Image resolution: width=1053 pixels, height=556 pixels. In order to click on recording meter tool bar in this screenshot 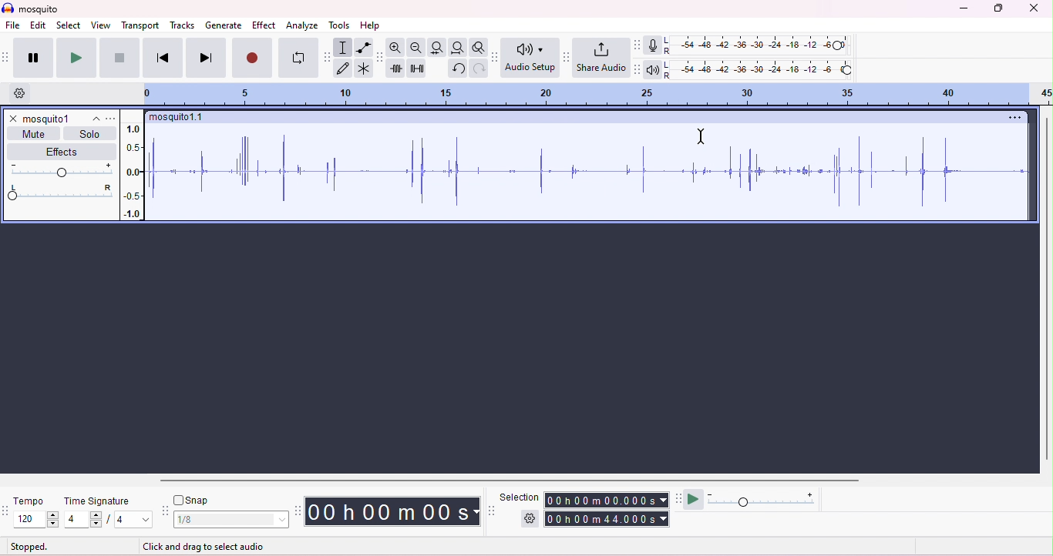, I will do `click(636, 45)`.